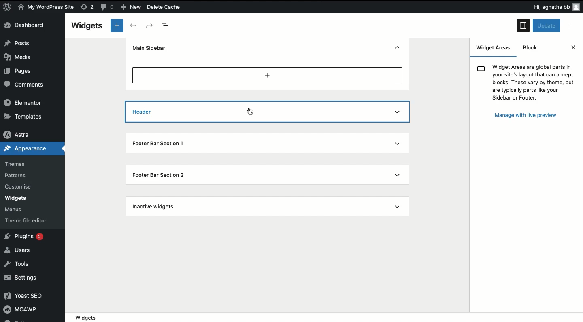 This screenshot has width=583, height=322. I want to click on Sidebar, so click(523, 26).